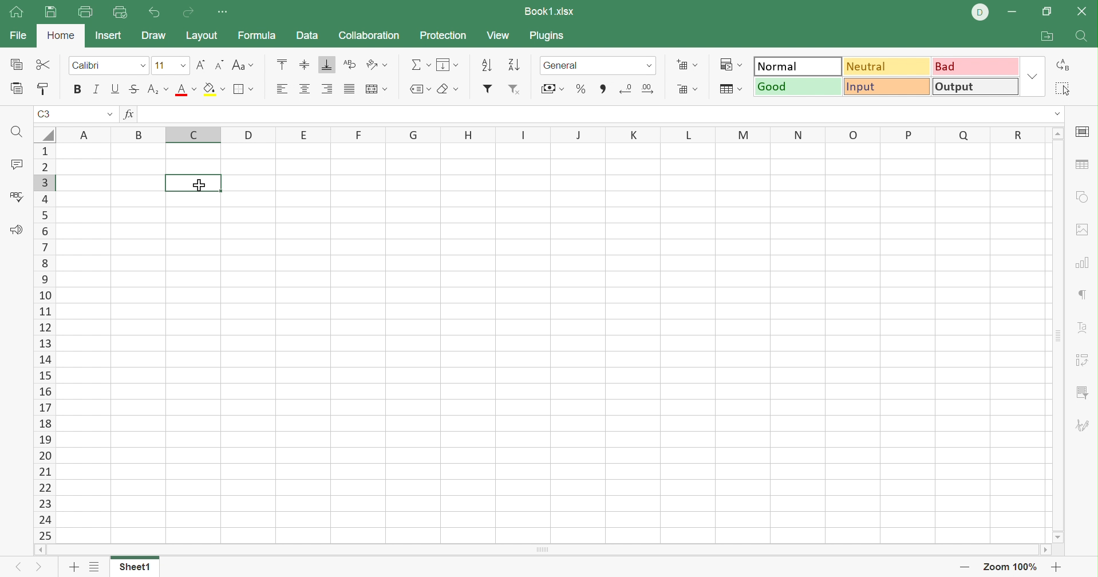 The height and width of the screenshot is (577, 1098). Describe the element at coordinates (348, 65) in the screenshot. I see `Wrap Text` at that location.